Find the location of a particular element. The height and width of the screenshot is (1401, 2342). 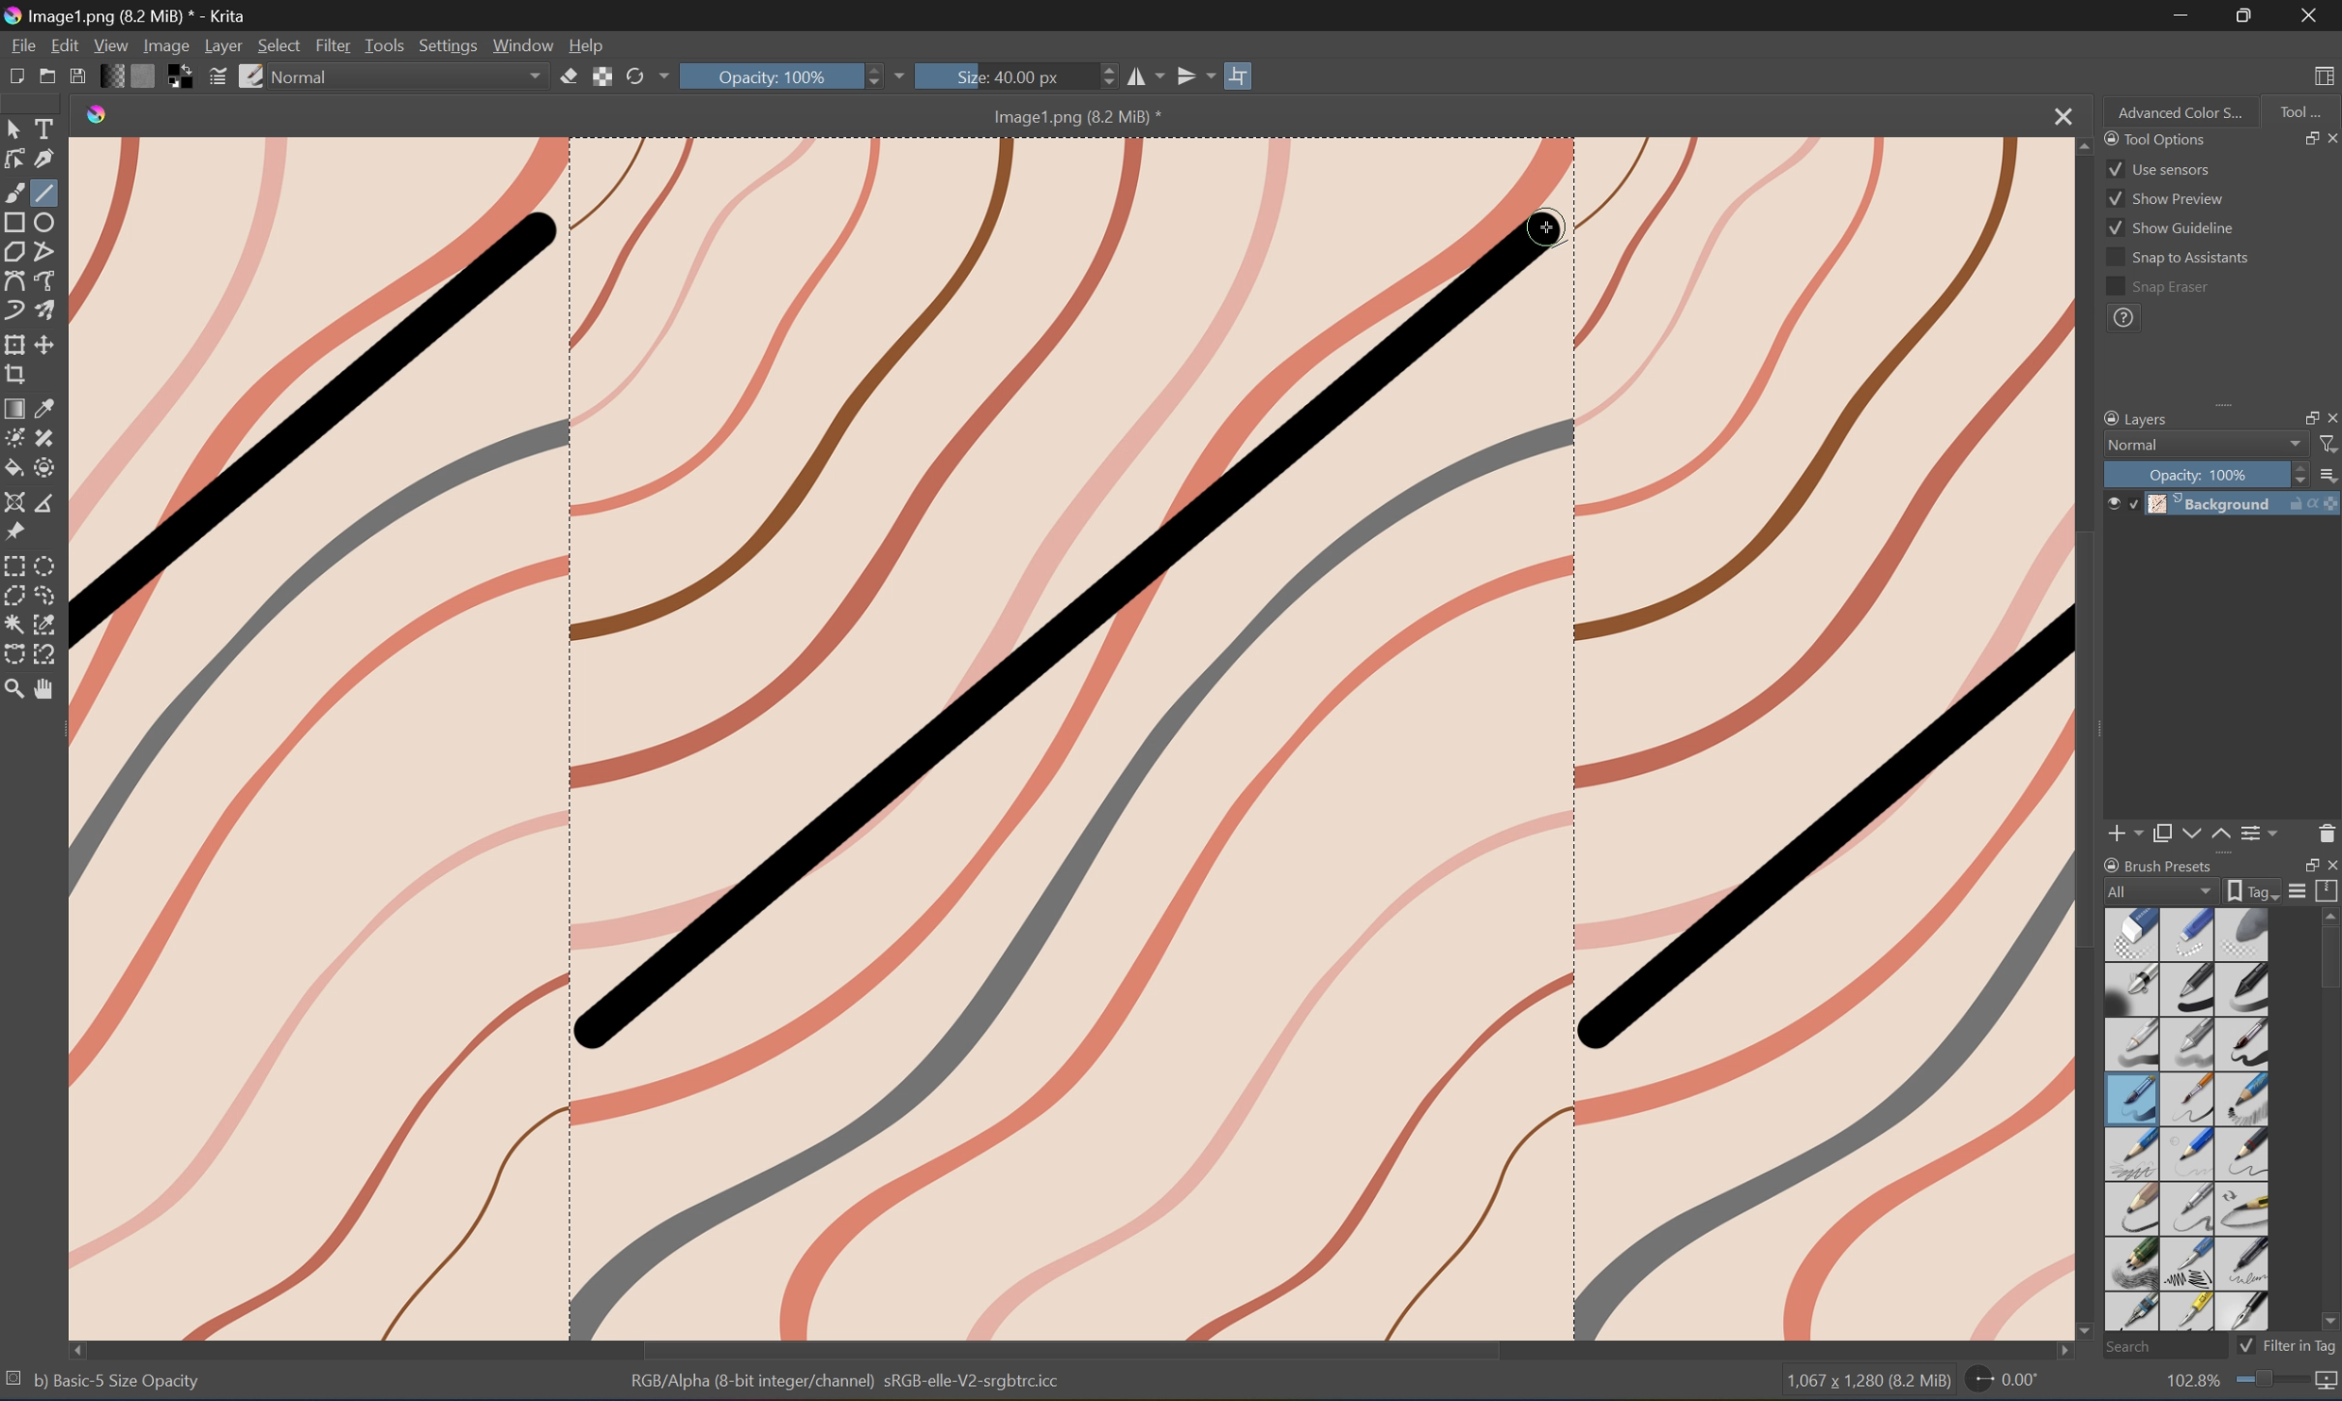

Draw a gradient is located at coordinates (16, 407).